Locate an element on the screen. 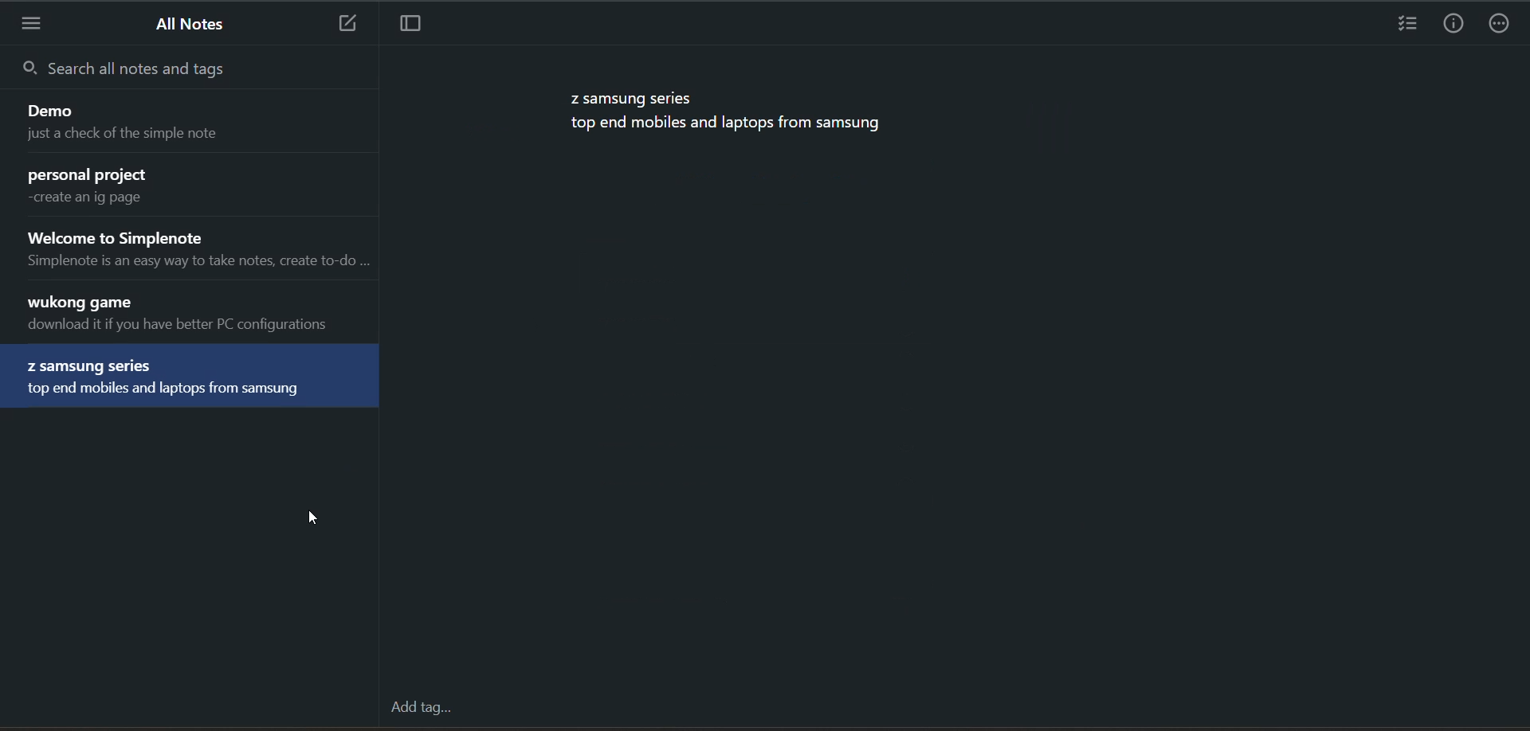 This screenshot has width=1530, height=731. Z samsung series
top end mobiles and laptops from samsung is located at coordinates (726, 114).